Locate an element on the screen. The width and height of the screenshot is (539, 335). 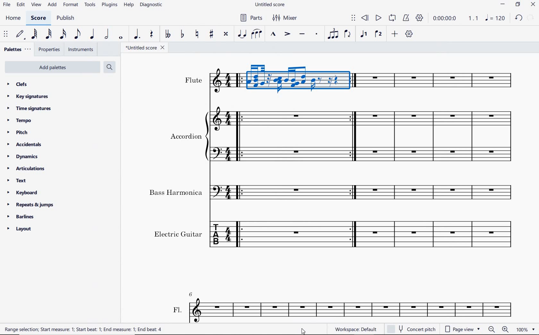
search palettes is located at coordinates (110, 67).